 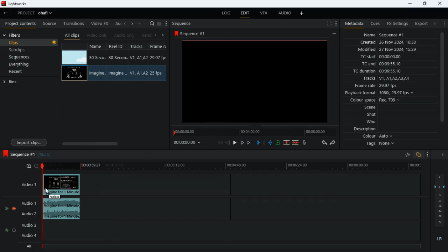 What do you see at coordinates (146, 36) in the screenshot?
I see `rend` at bounding box center [146, 36].